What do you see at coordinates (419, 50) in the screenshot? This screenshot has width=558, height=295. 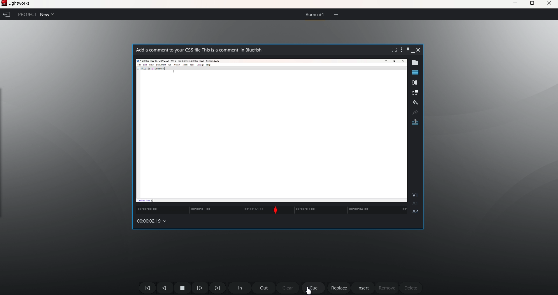 I see `close clip` at bounding box center [419, 50].